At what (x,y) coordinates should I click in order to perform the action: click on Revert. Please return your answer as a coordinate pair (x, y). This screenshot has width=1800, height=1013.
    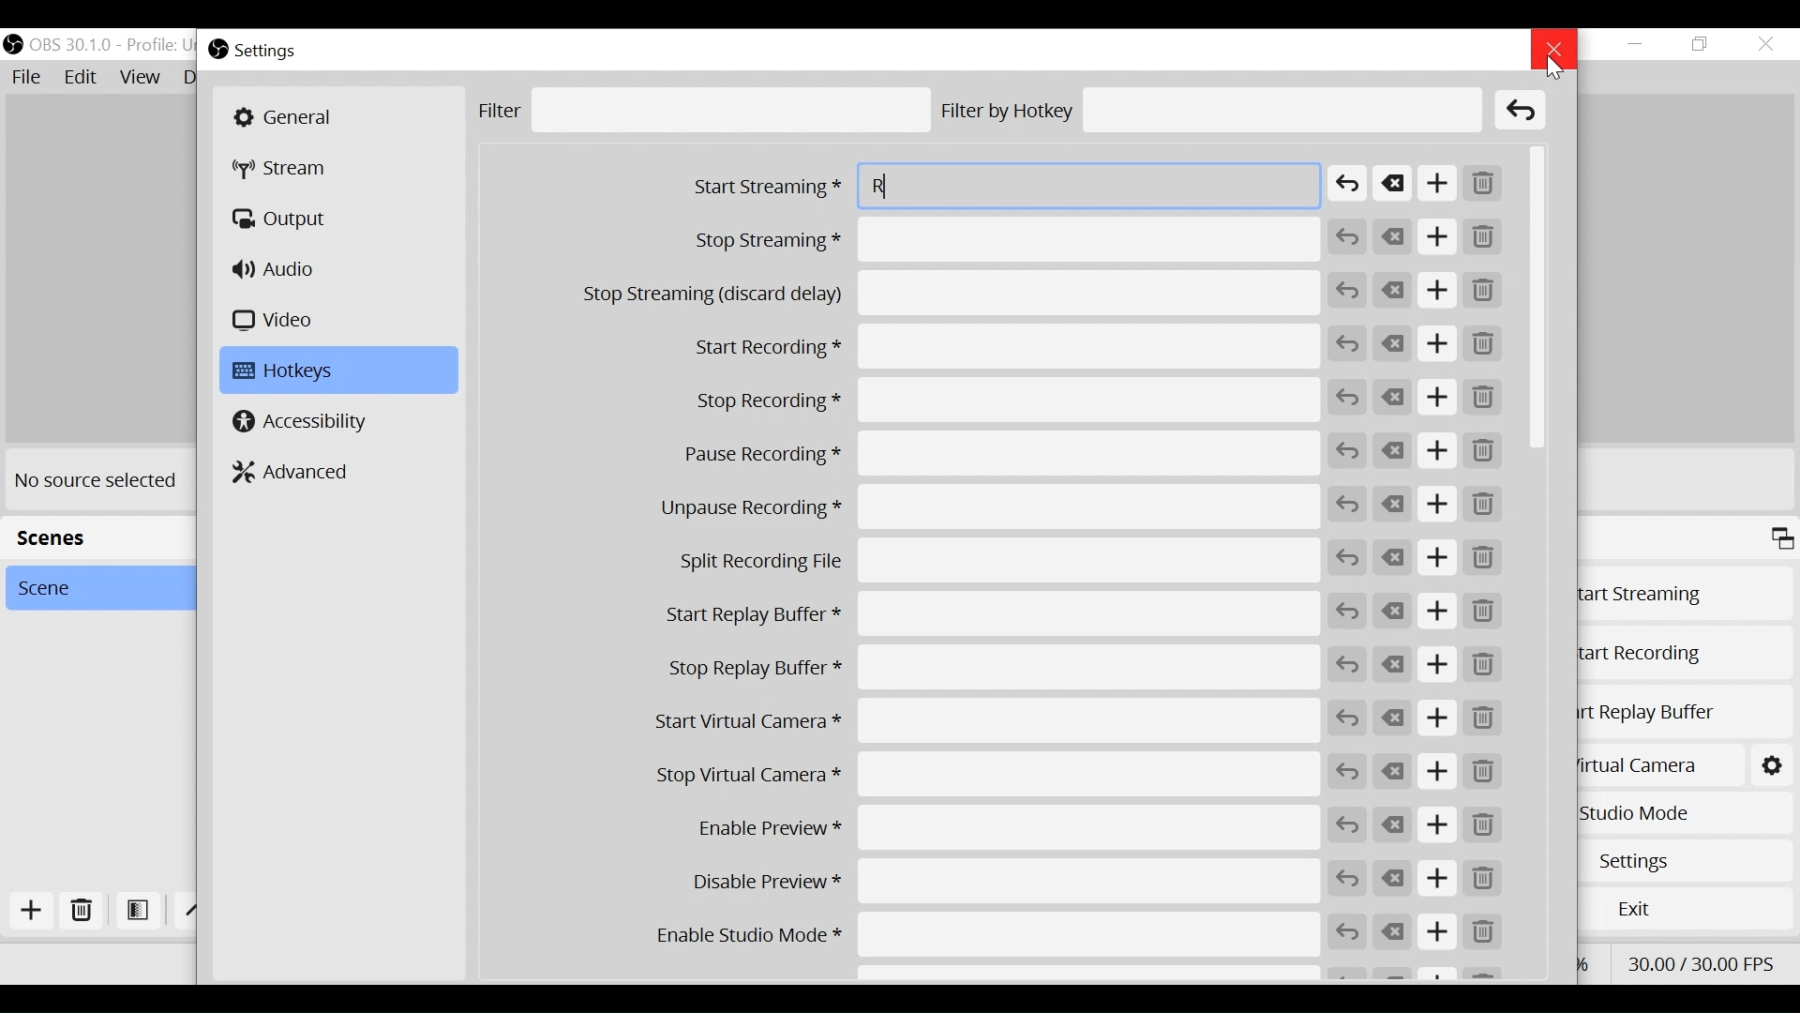
    Looking at the image, I should click on (1347, 611).